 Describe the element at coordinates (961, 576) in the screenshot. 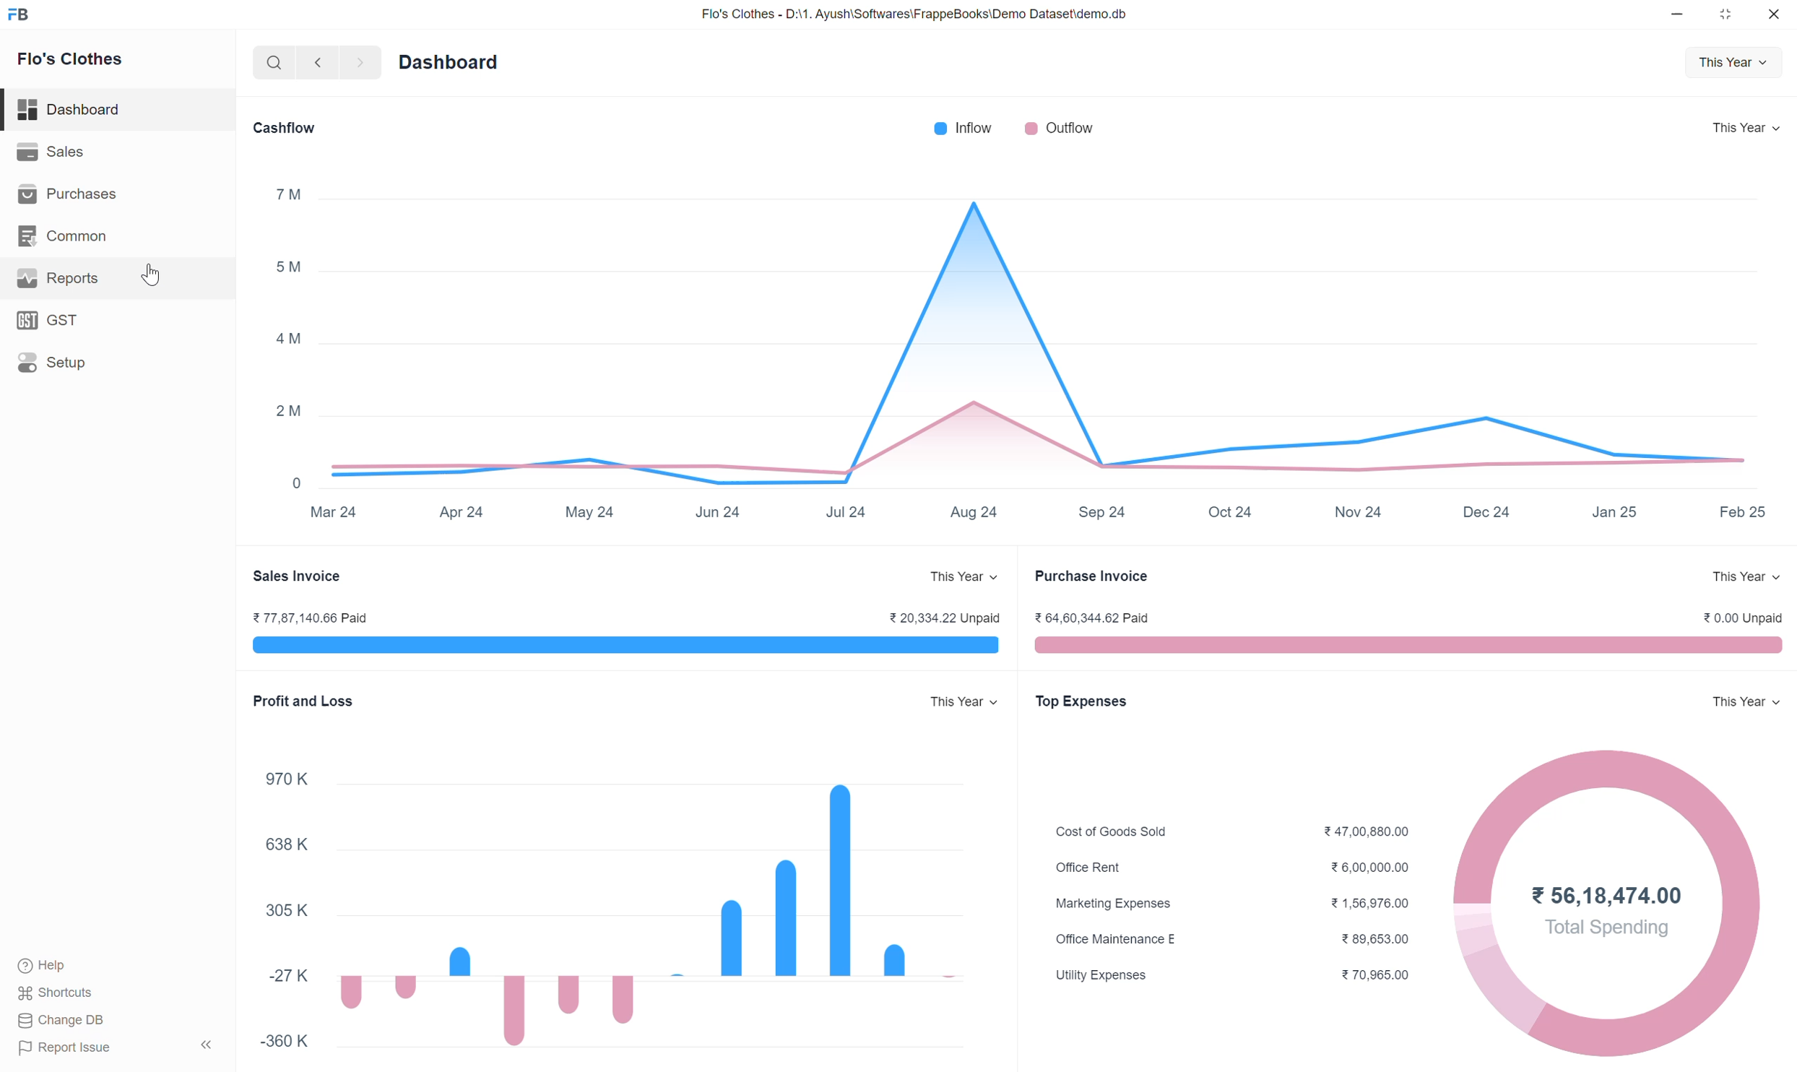

I see `this year` at that location.